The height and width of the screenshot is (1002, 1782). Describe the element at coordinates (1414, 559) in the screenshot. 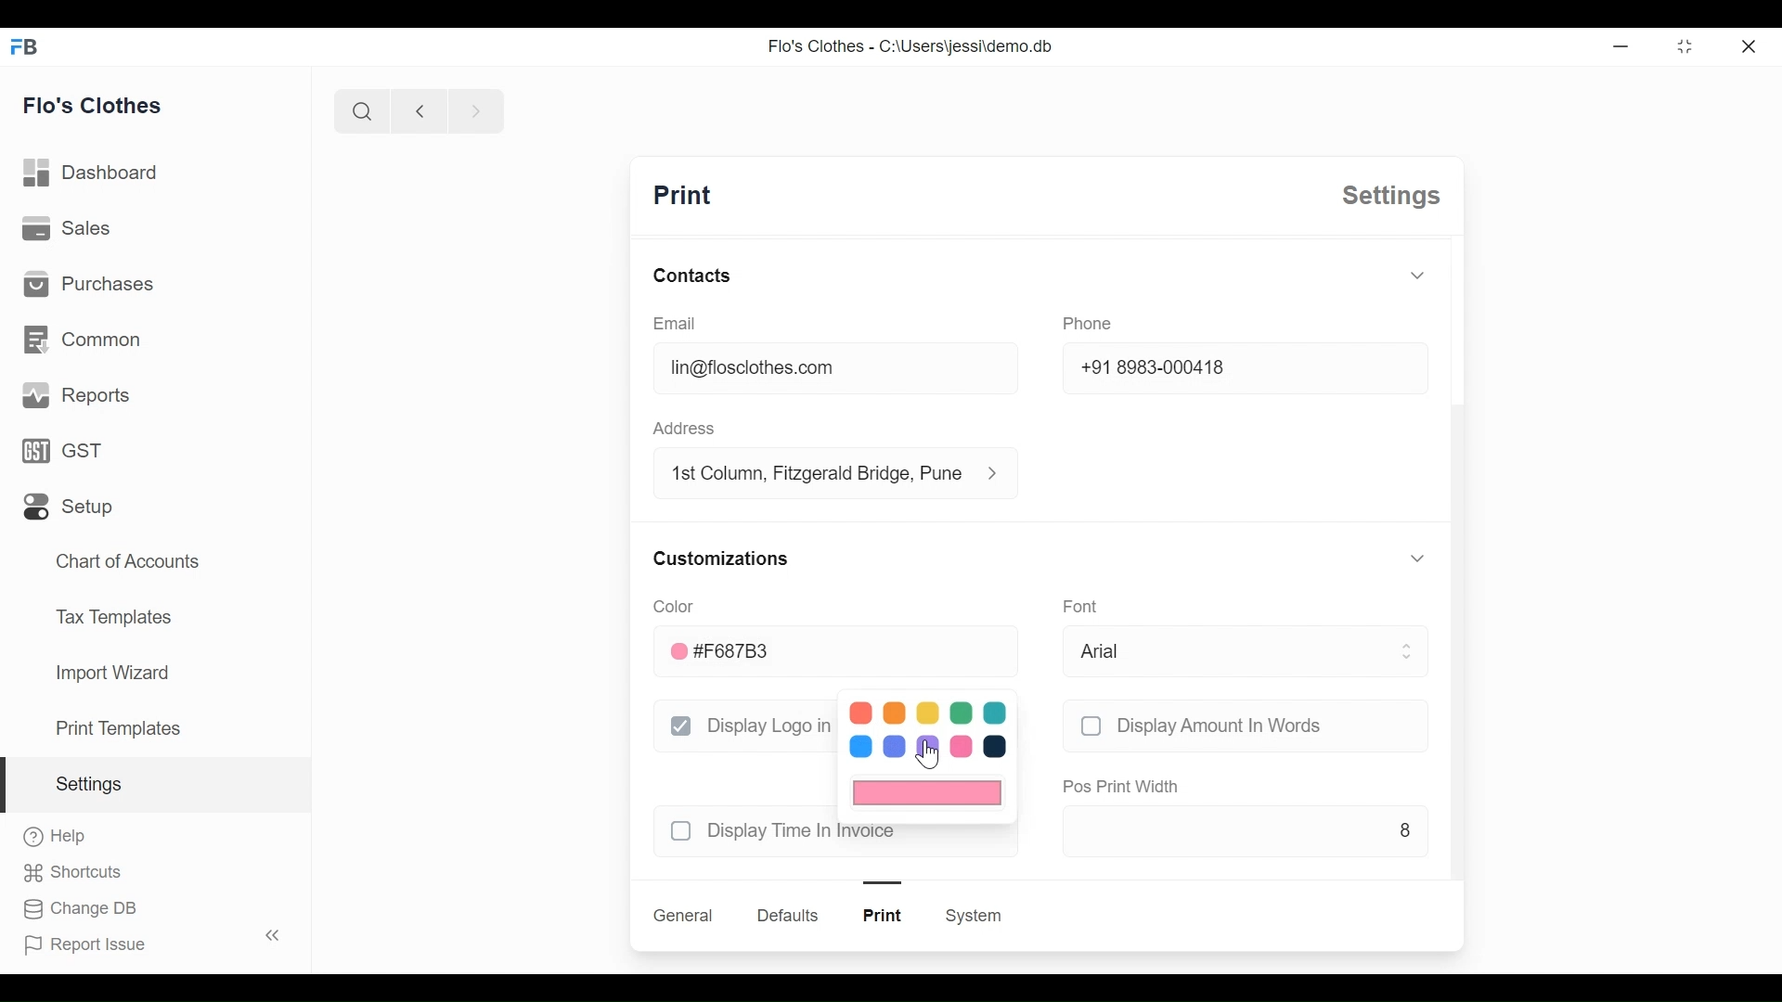

I see `toggle expand/collapse` at that location.